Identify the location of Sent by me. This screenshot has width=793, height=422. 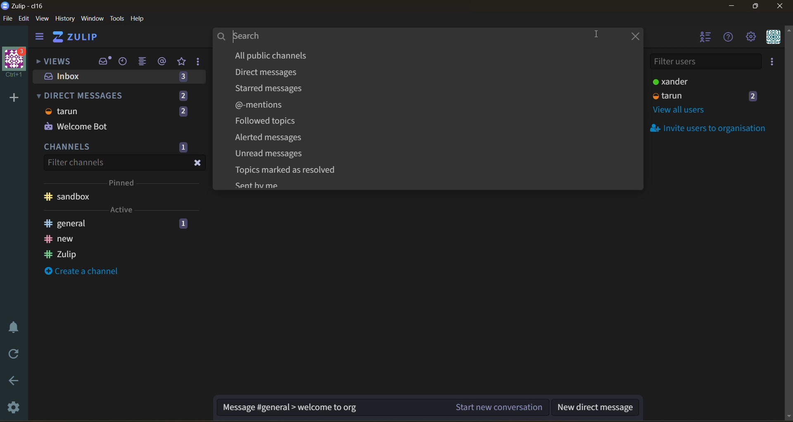
(254, 185).